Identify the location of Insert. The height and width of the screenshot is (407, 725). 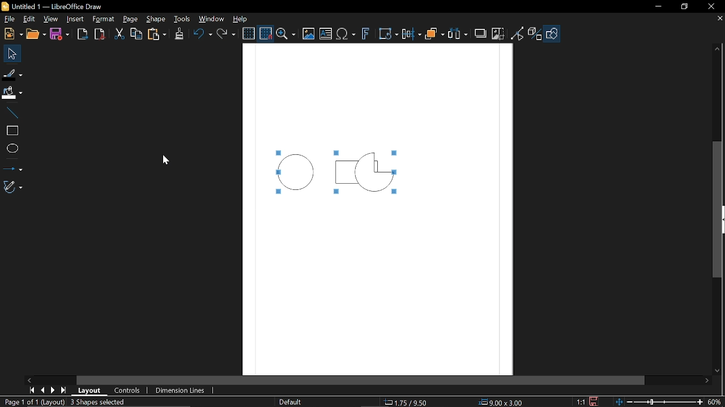
(74, 20).